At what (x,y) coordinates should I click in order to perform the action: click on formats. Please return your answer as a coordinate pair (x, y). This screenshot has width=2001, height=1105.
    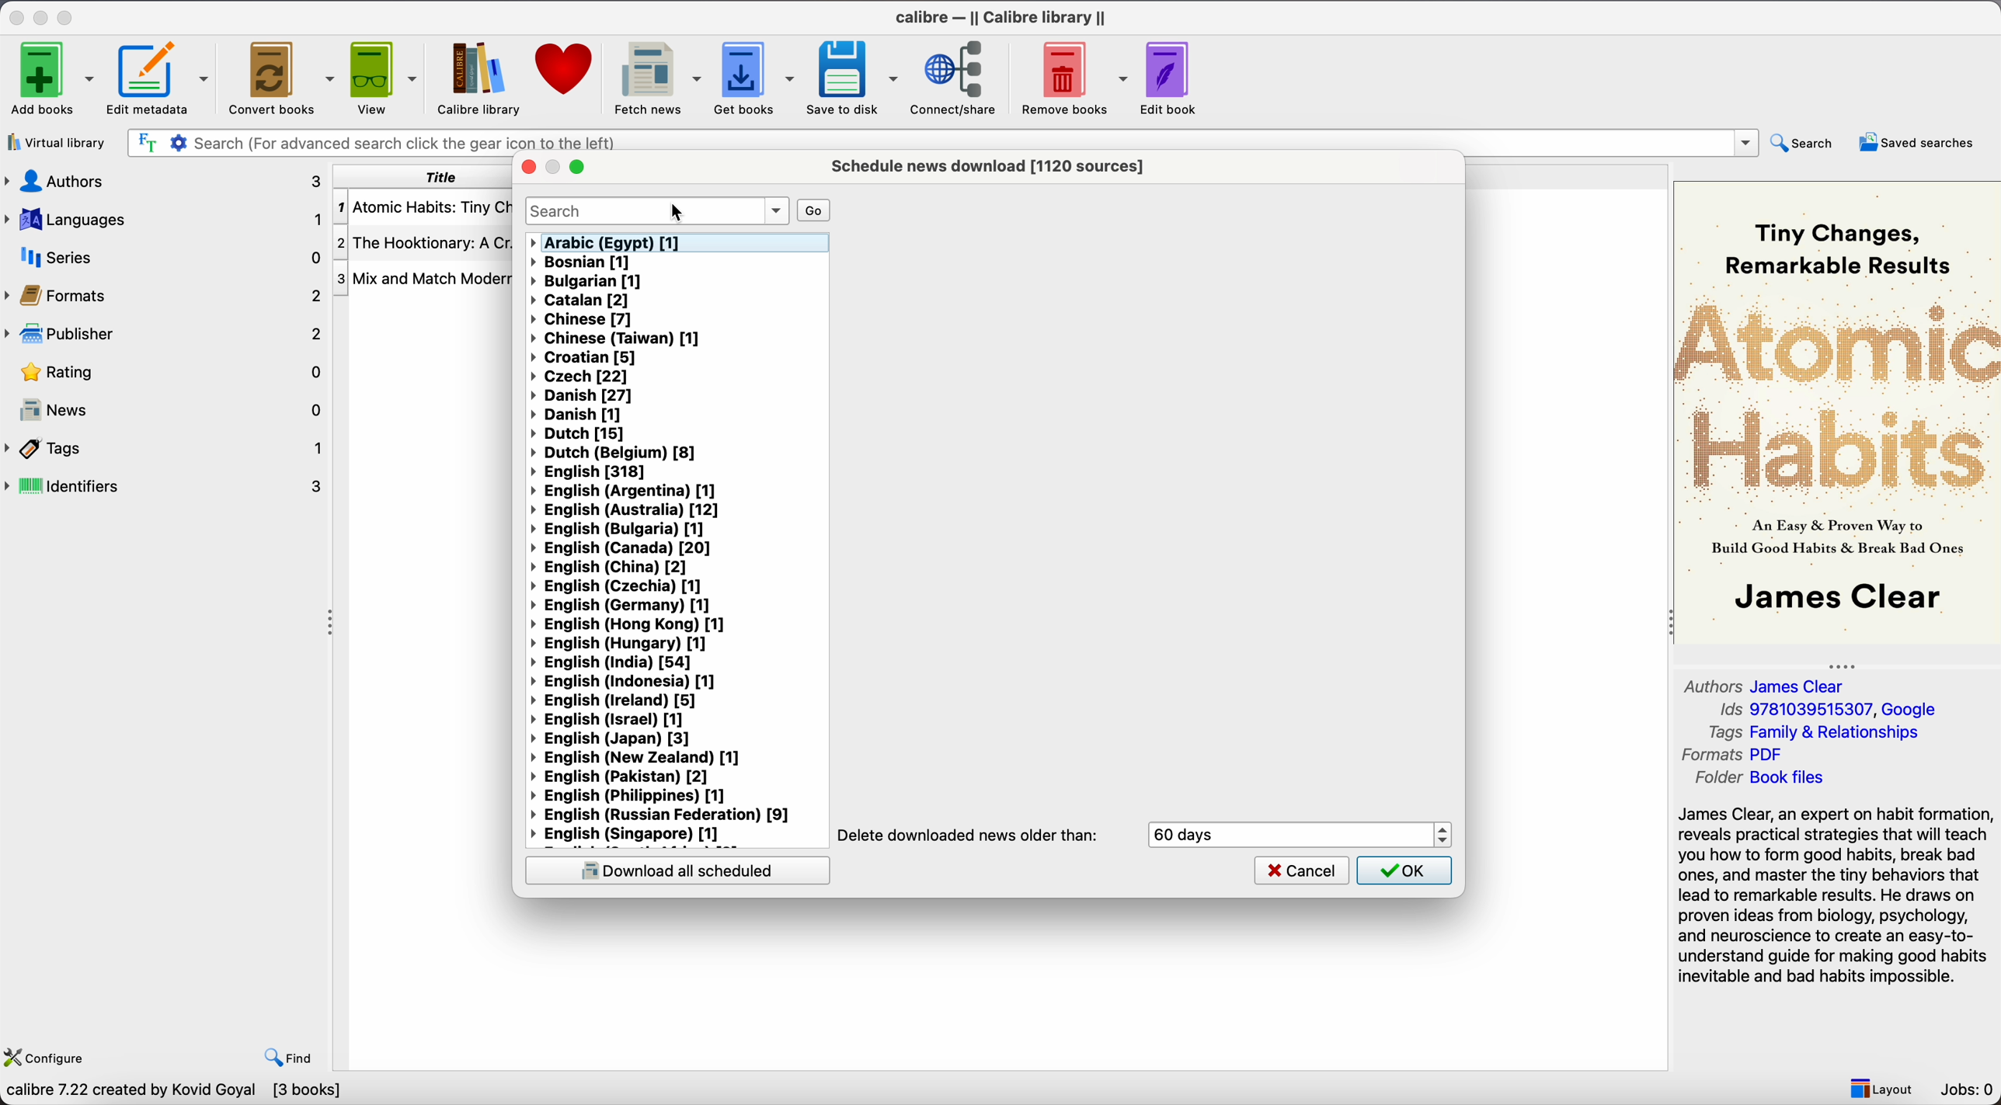
    Looking at the image, I should click on (162, 294).